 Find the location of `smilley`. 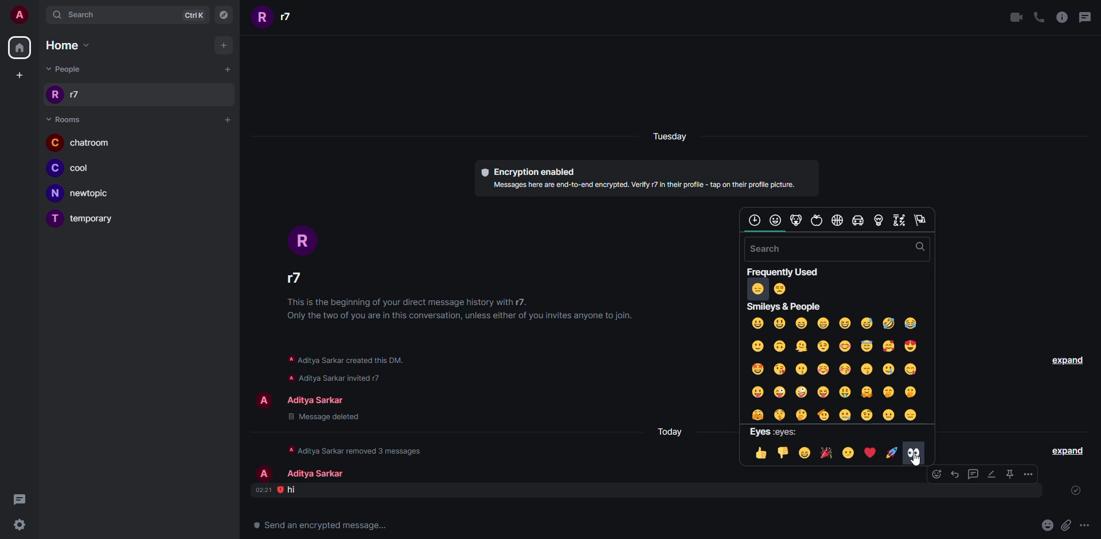

smilley is located at coordinates (785, 307).